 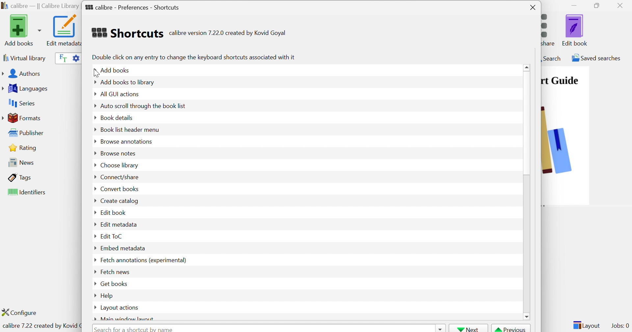 I want to click on Convert books, so click(x=119, y=188).